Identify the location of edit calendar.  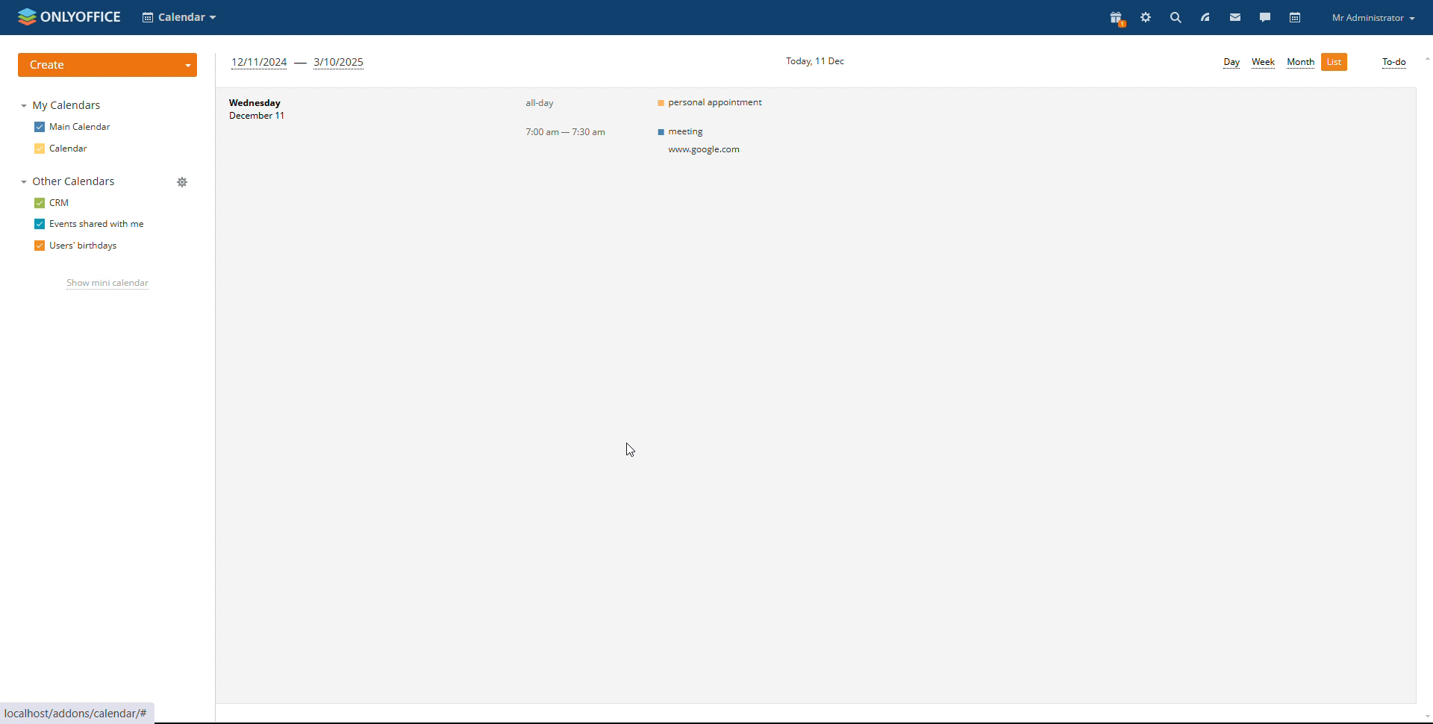
(183, 222).